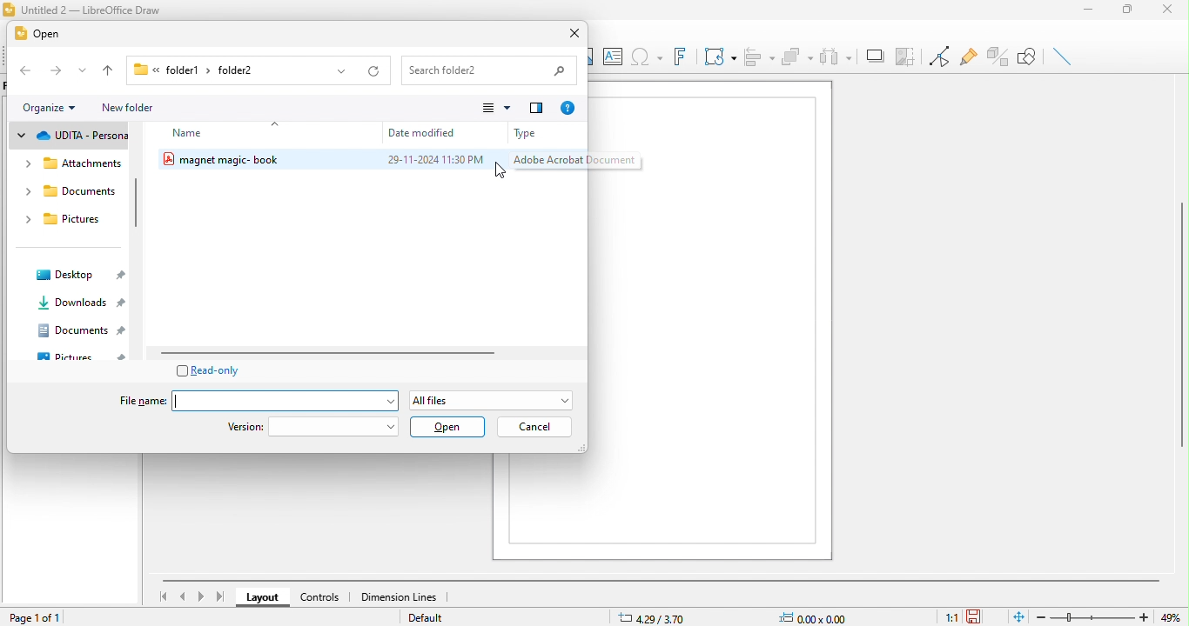 The width and height of the screenshot is (1189, 626). I want to click on help, so click(568, 108).